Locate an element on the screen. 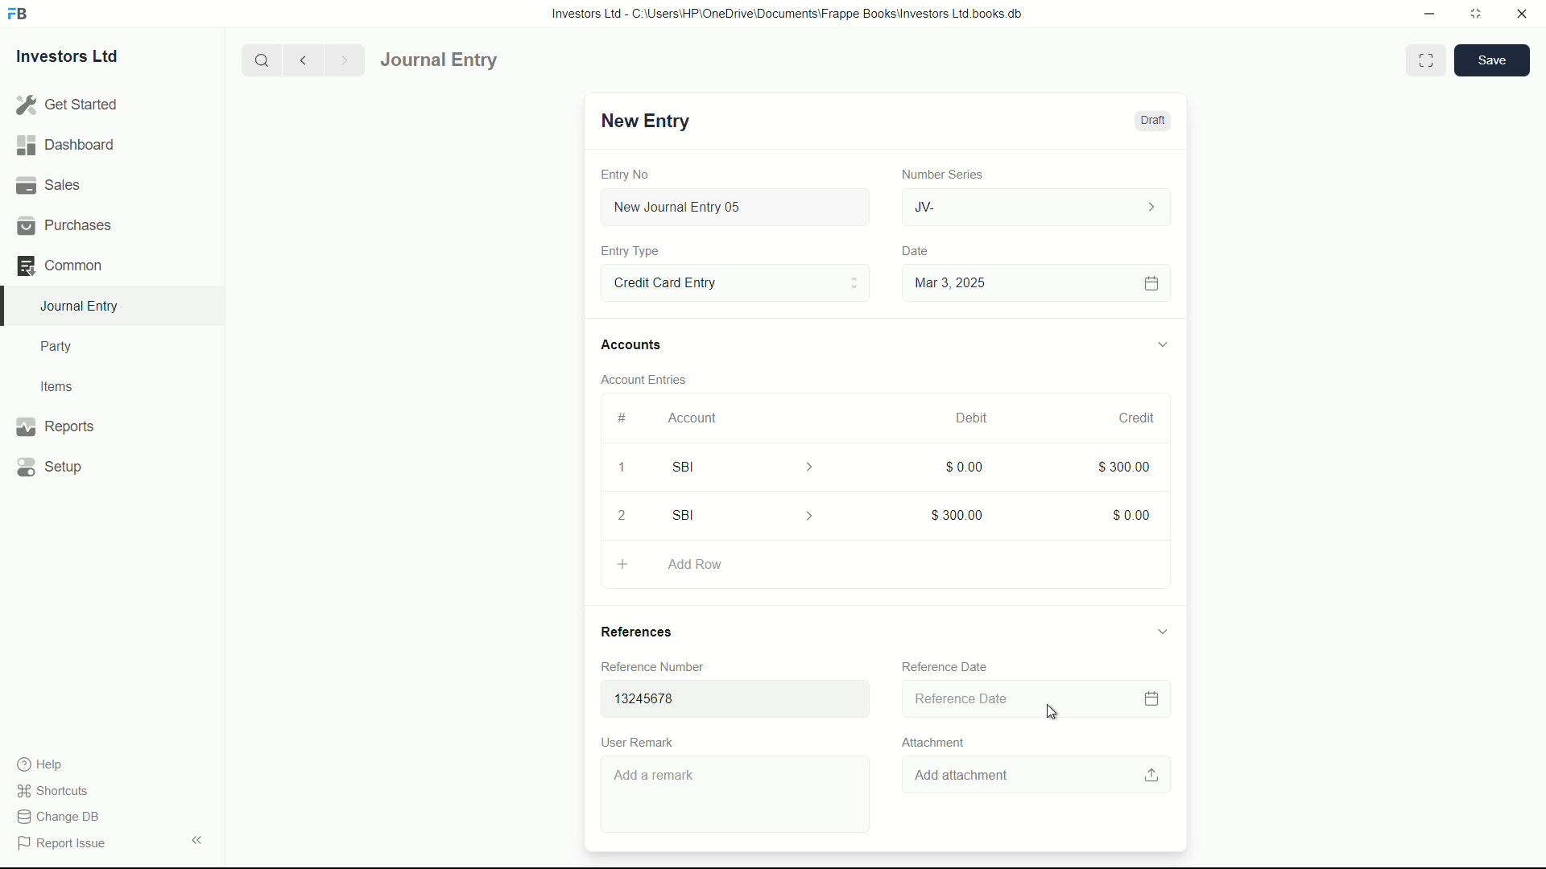 Image resolution: width=1546 pixels, height=869 pixels. $0.00 is located at coordinates (957, 466).